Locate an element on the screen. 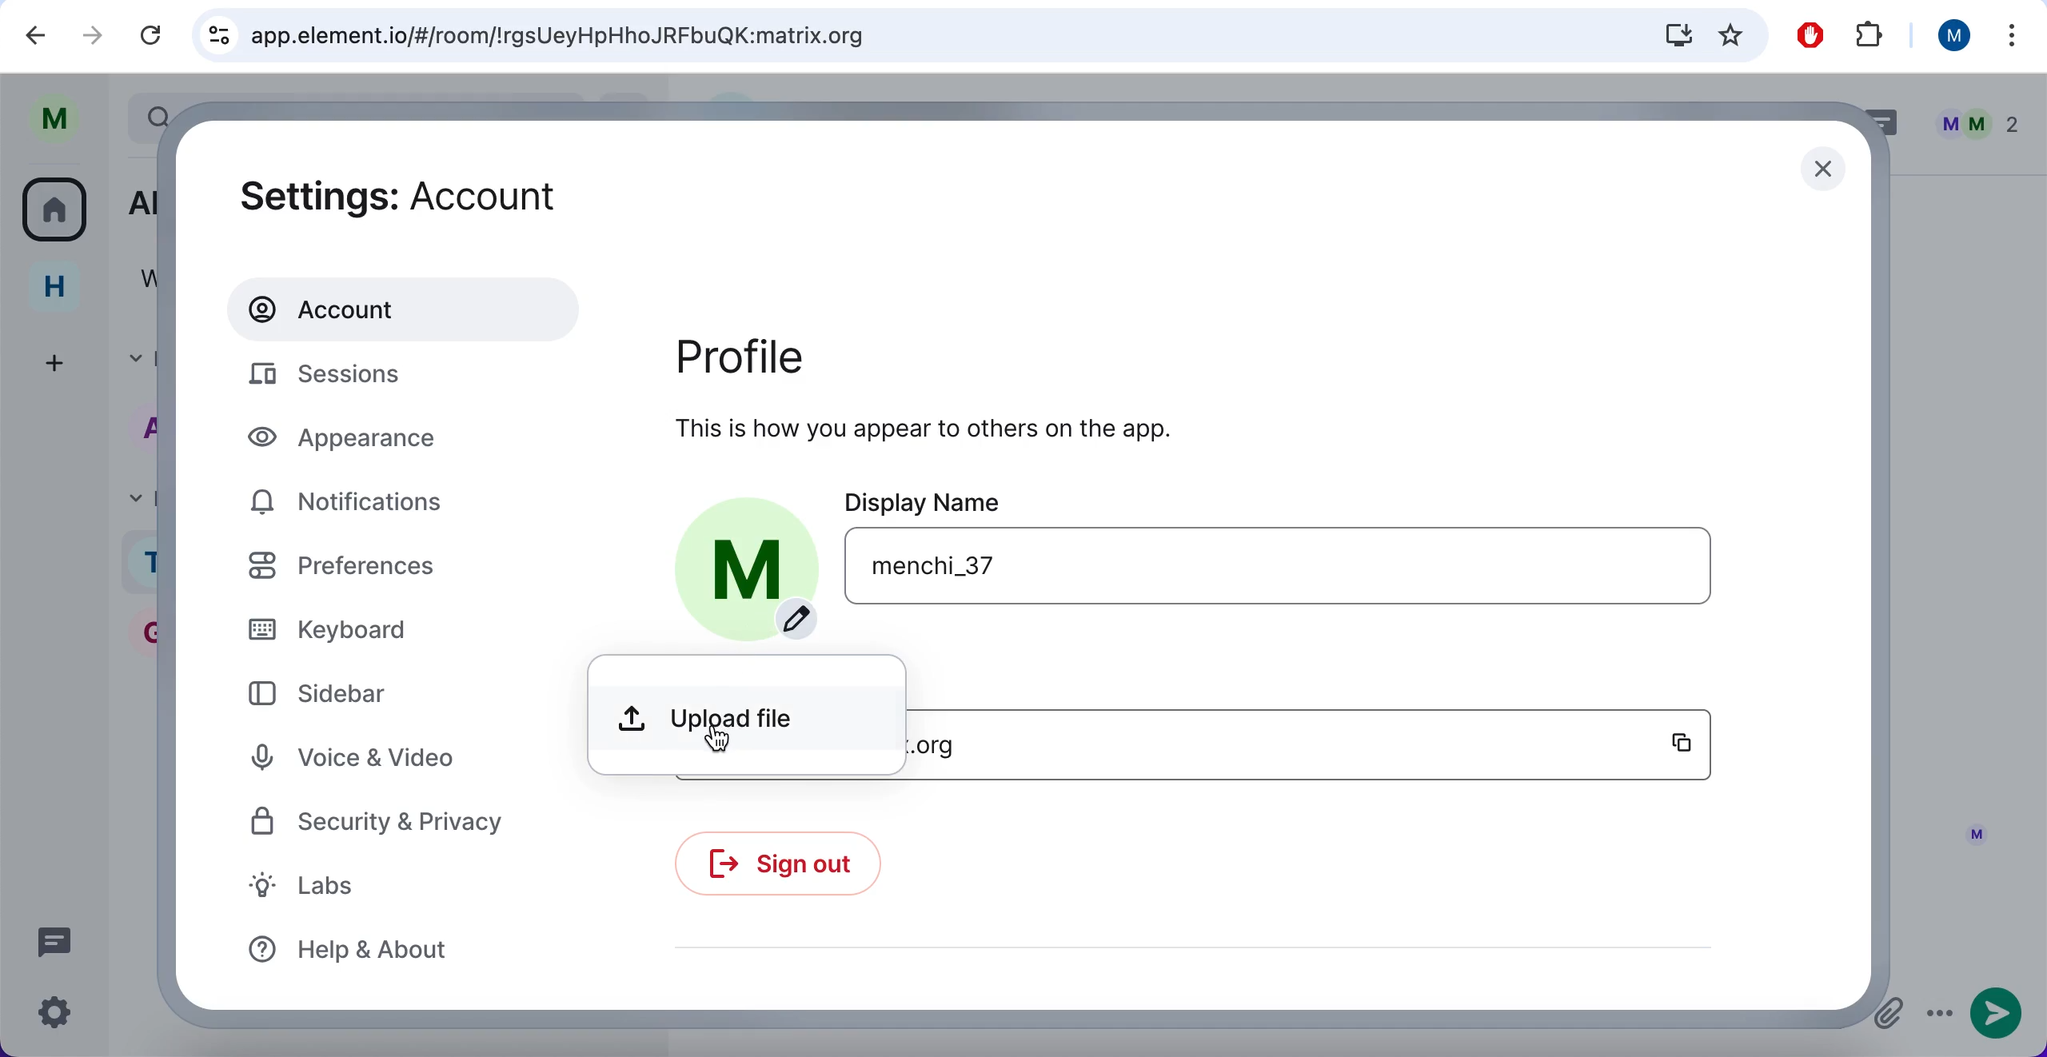 The image size is (2047, 1057). profile picture is located at coordinates (745, 570).